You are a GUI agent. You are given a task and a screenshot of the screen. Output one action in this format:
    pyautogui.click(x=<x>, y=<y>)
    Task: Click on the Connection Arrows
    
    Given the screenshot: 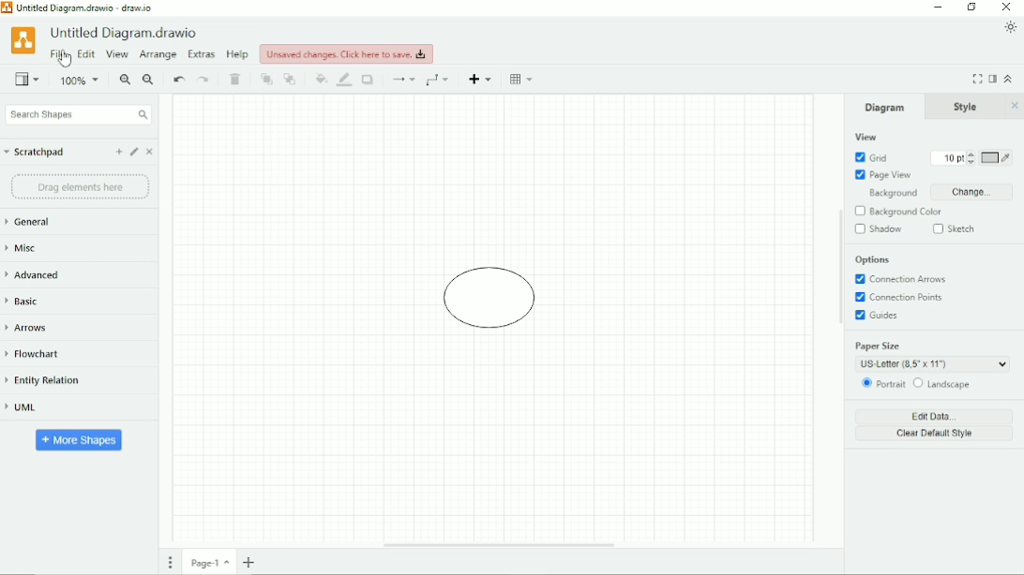 What is the action you would take?
    pyautogui.click(x=900, y=278)
    